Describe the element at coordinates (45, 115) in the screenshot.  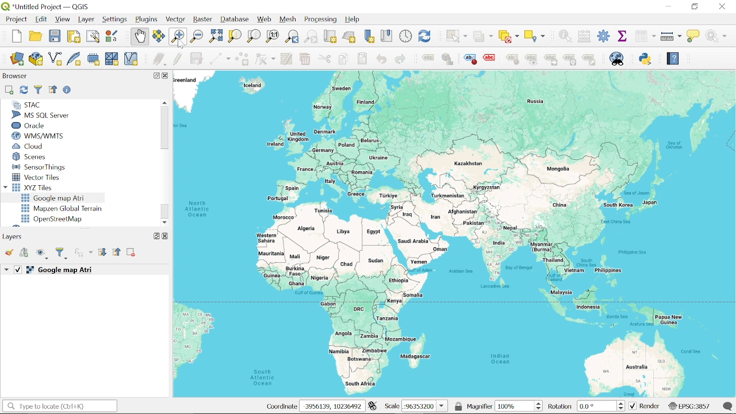
I see `MS SQL Server` at that location.